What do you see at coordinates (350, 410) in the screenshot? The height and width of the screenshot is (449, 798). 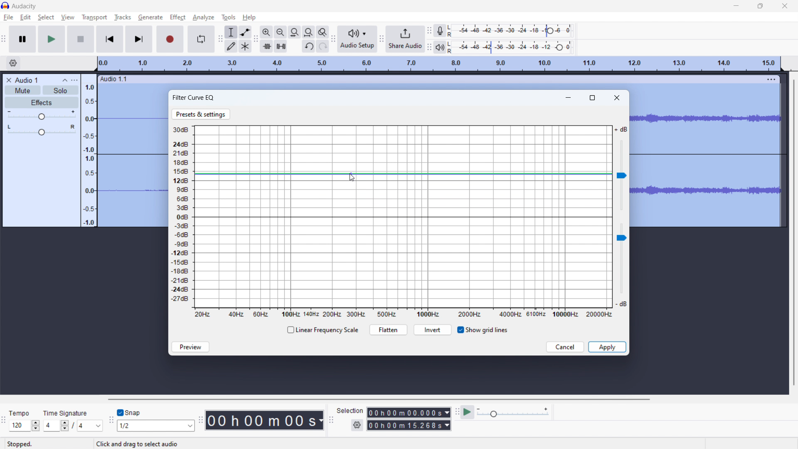 I see `Selection` at bounding box center [350, 410].